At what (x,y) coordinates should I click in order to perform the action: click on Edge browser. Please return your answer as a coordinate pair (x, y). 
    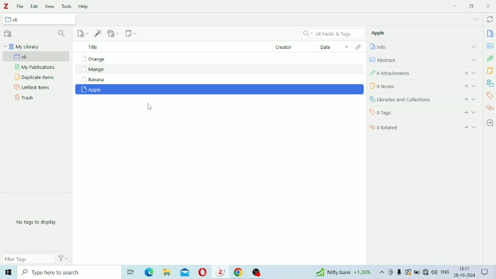
    Looking at the image, I should click on (148, 273).